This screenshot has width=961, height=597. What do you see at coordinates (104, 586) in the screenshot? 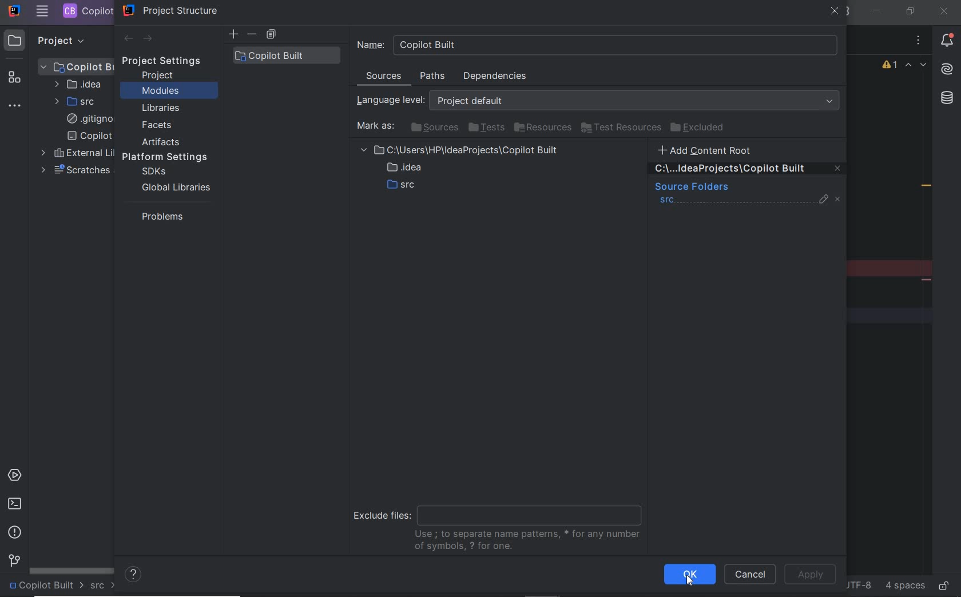
I see `src` at bounding box center [104, 586].